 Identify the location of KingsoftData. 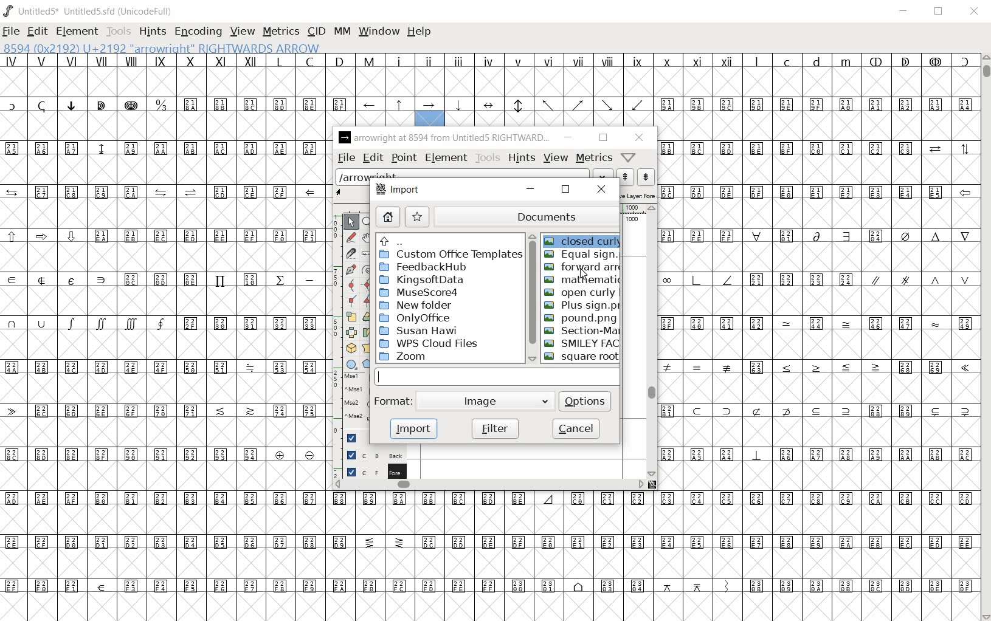
(424, 280).